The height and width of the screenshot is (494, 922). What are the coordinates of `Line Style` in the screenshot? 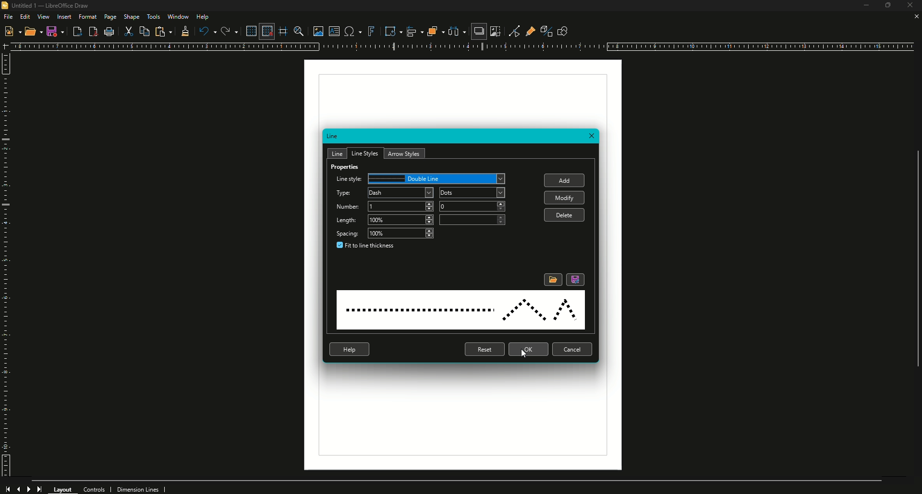 It's located at (461, 311).